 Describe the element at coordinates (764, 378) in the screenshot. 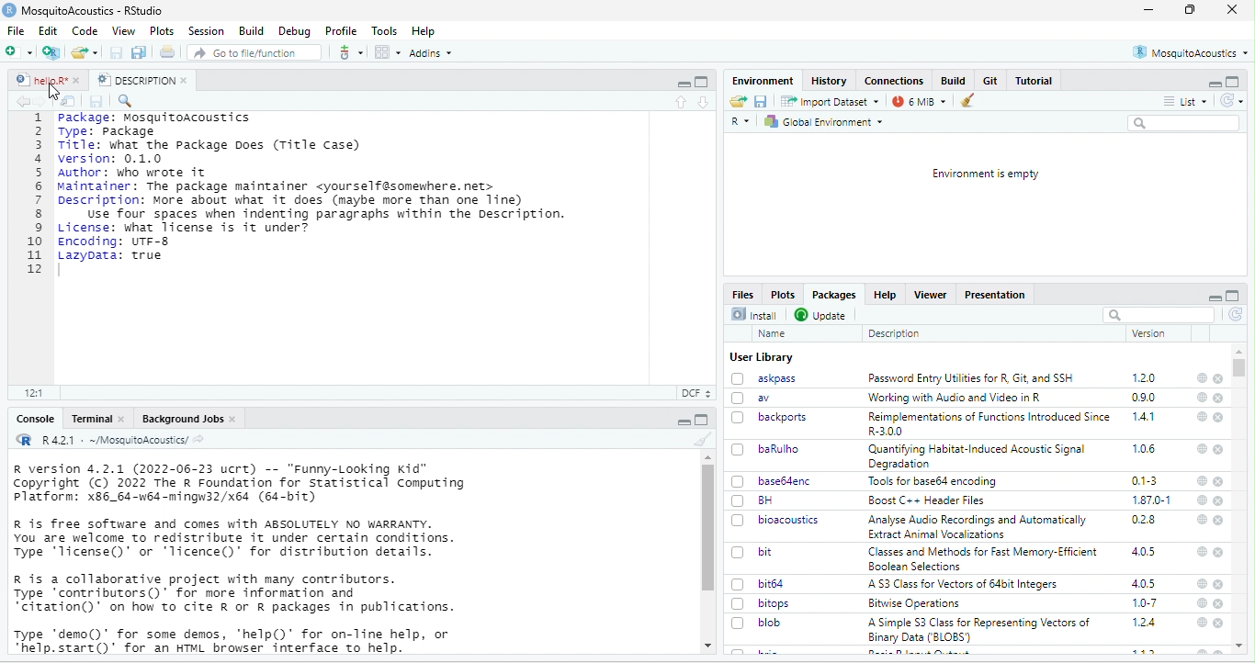

I see `askpass` at that location.